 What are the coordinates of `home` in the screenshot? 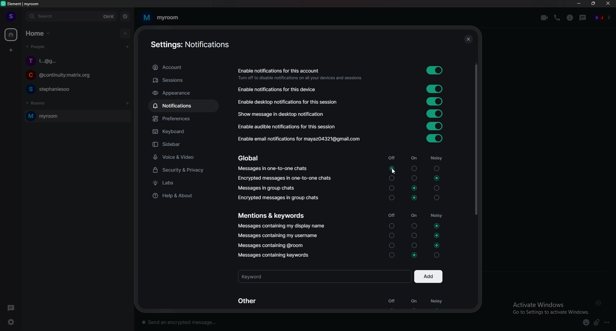 It's located at (39, 33).